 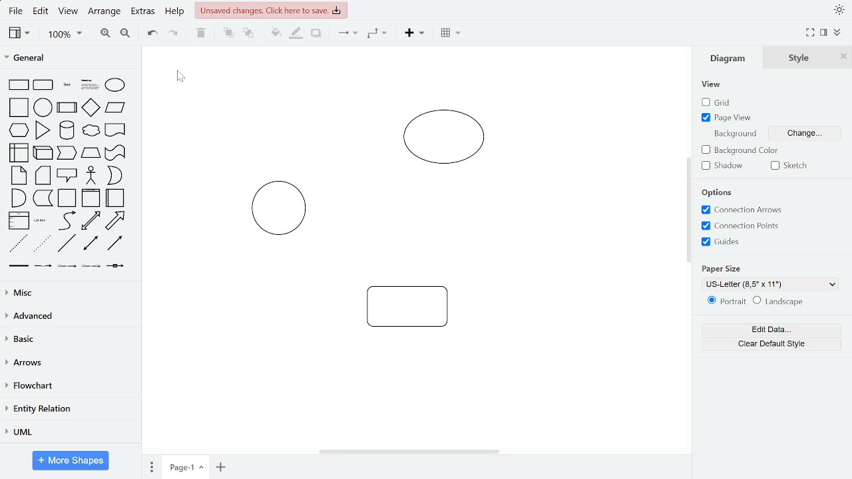 I want to click on clear default style, so click(x=771, y=343).